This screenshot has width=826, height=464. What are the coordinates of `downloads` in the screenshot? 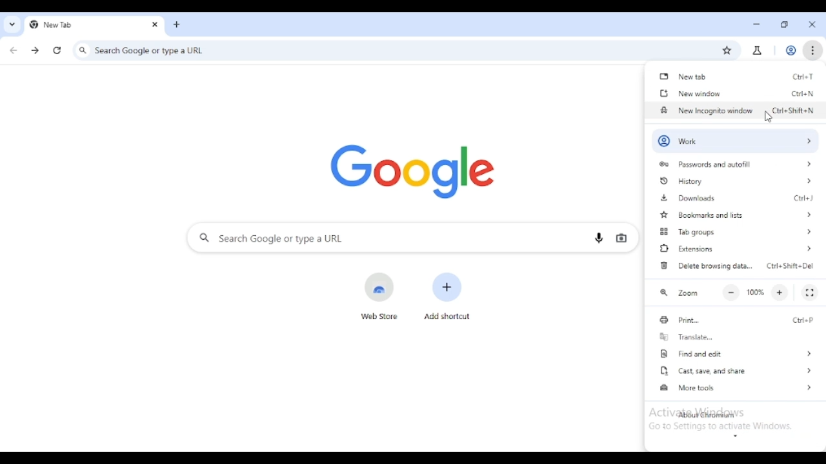 It's located at (688, 198).